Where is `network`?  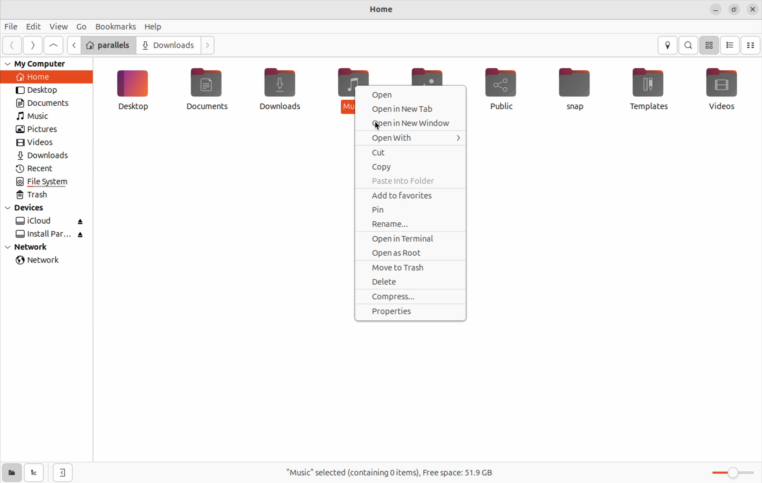
network is located at coordinates (41, 262).